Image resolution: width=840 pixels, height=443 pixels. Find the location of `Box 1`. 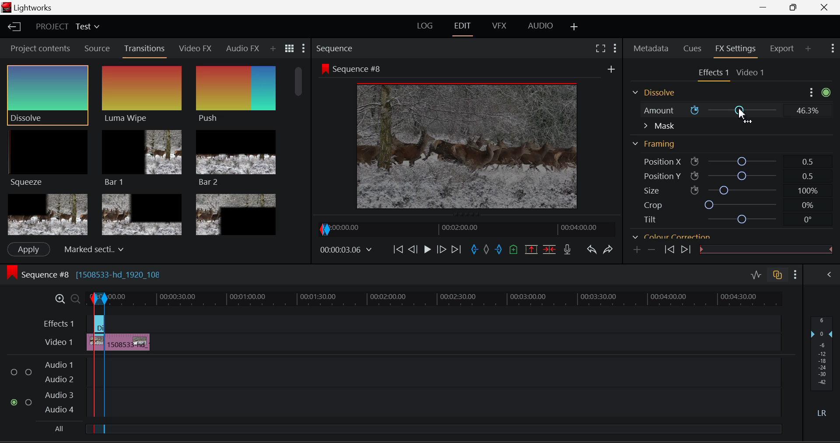

Box 1 is located at coordinates (47, 215).